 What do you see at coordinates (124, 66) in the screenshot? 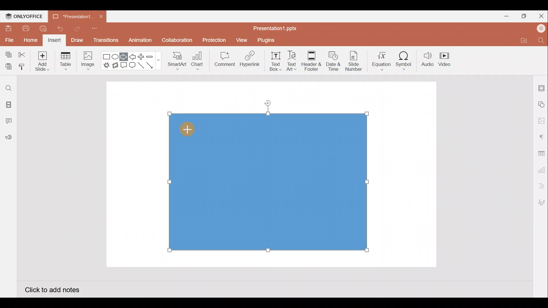
I see `Rectangular callout` at bounding box center [124, 66].